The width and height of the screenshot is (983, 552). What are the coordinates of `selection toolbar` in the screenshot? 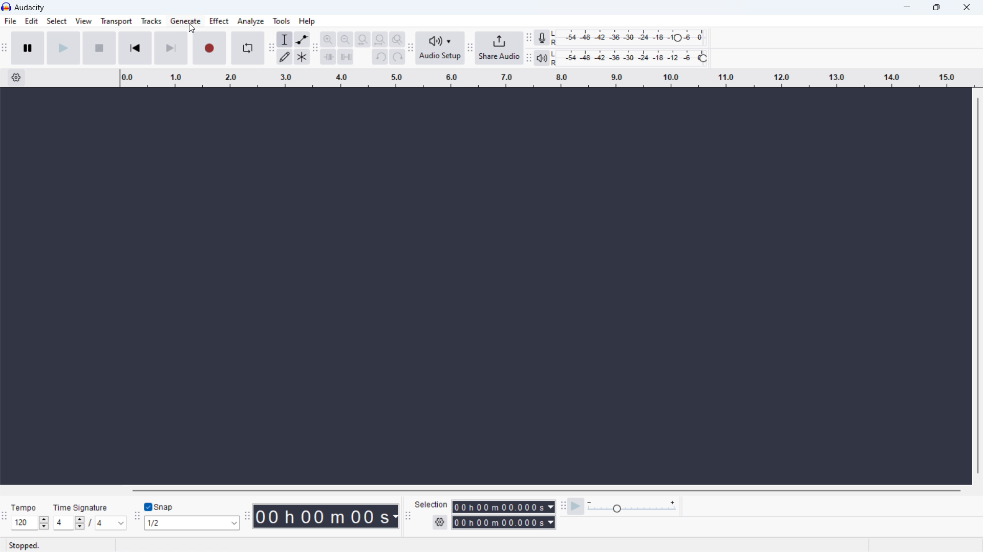 It's located at (408, 514).